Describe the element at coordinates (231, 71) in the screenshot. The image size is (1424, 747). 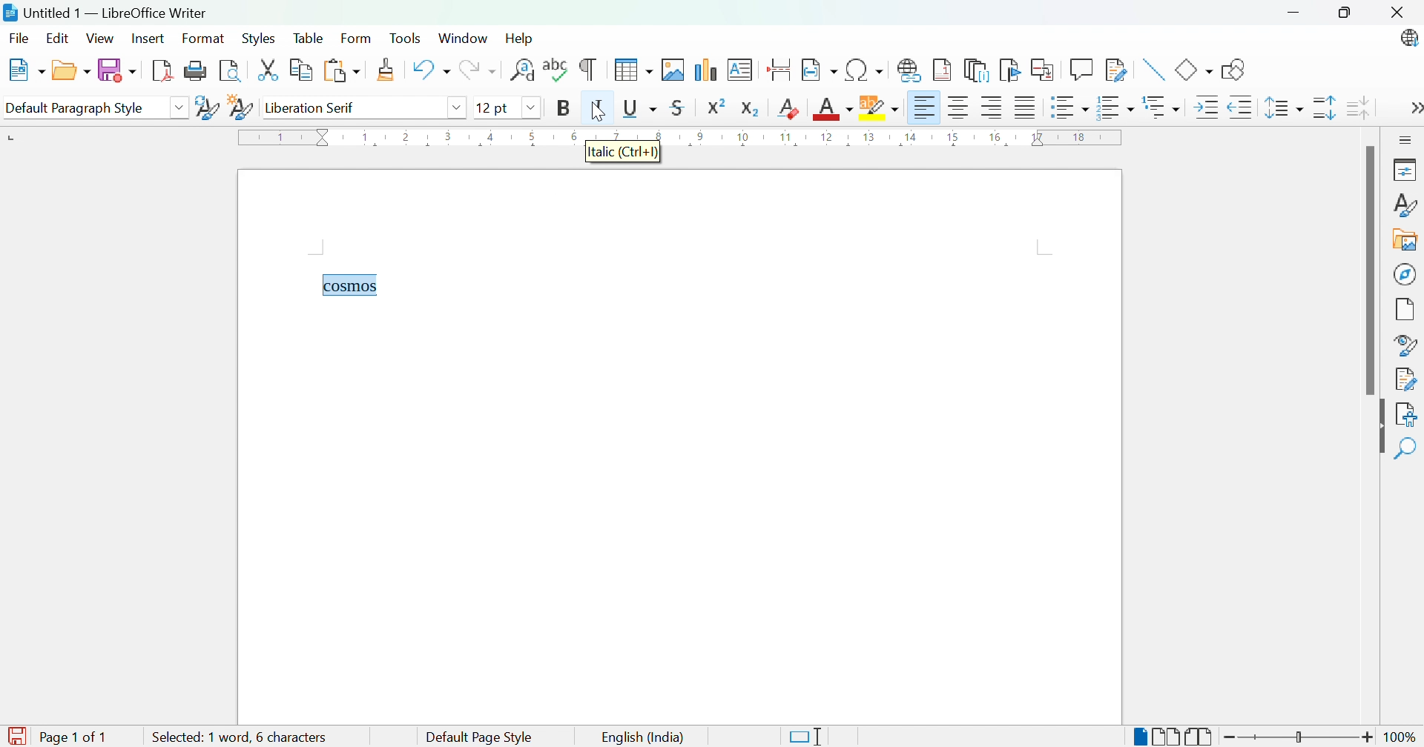
I see `Toggle print preview` at that location.